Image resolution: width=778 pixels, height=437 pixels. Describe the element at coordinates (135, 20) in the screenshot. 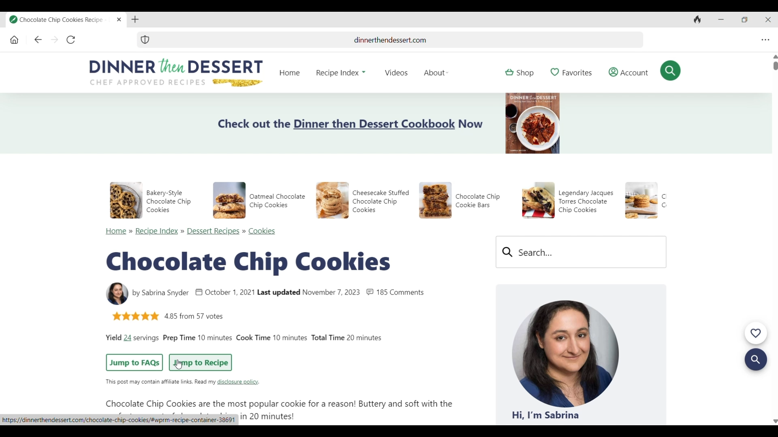

I see `Add tab` at that location.